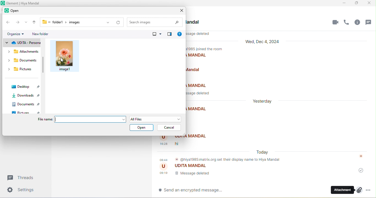 The image size is (376, 198). What do you see at coordinates (20, 70) in the screenshot?
I see `pictures` at bounding box center [20, 70].